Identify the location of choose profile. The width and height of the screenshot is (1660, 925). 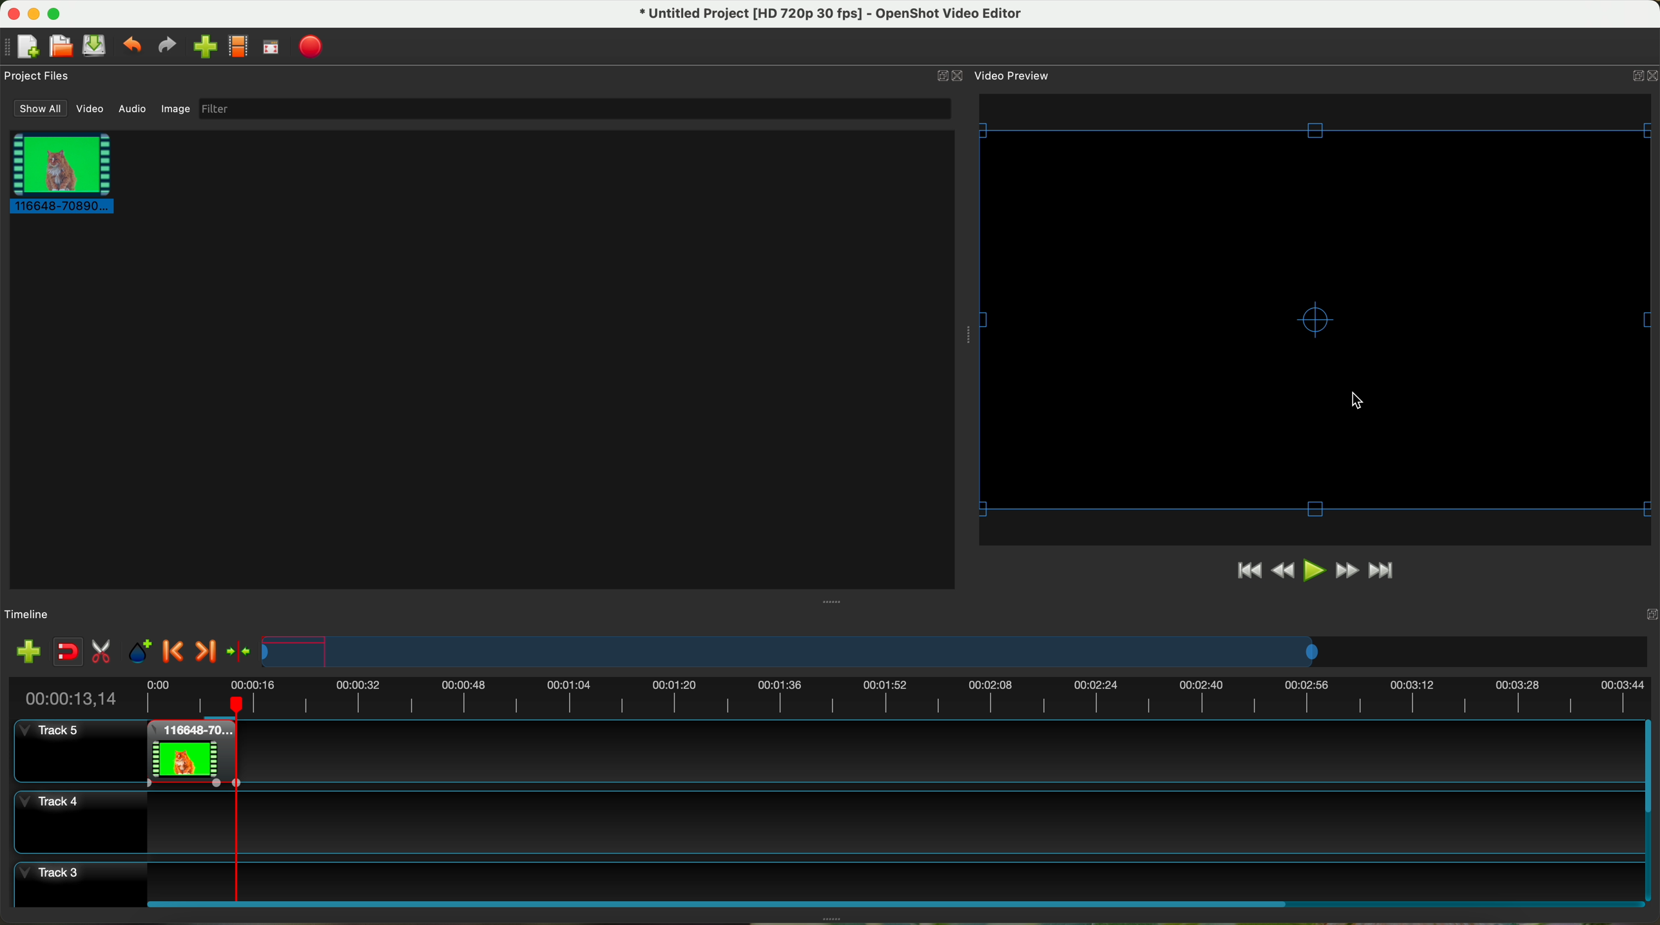
(238, 47).